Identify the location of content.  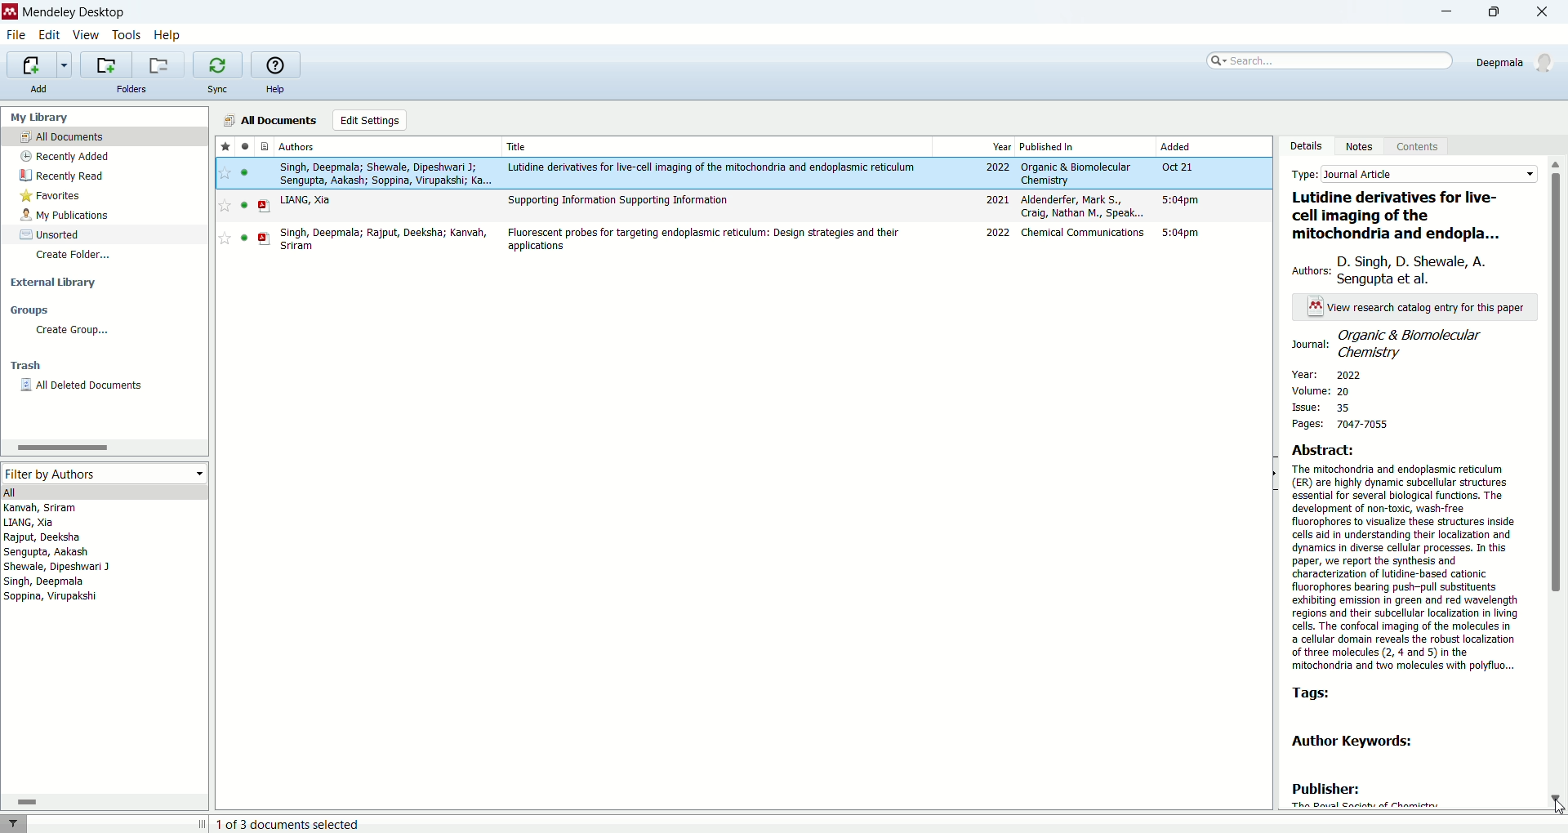
(1414, 148).